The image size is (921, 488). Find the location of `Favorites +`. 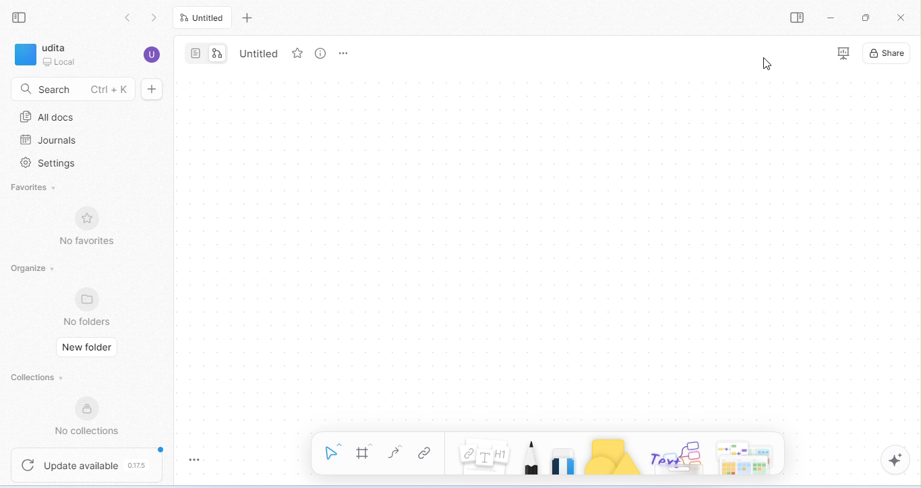

Favorites + is located at coordinates (34, 187).